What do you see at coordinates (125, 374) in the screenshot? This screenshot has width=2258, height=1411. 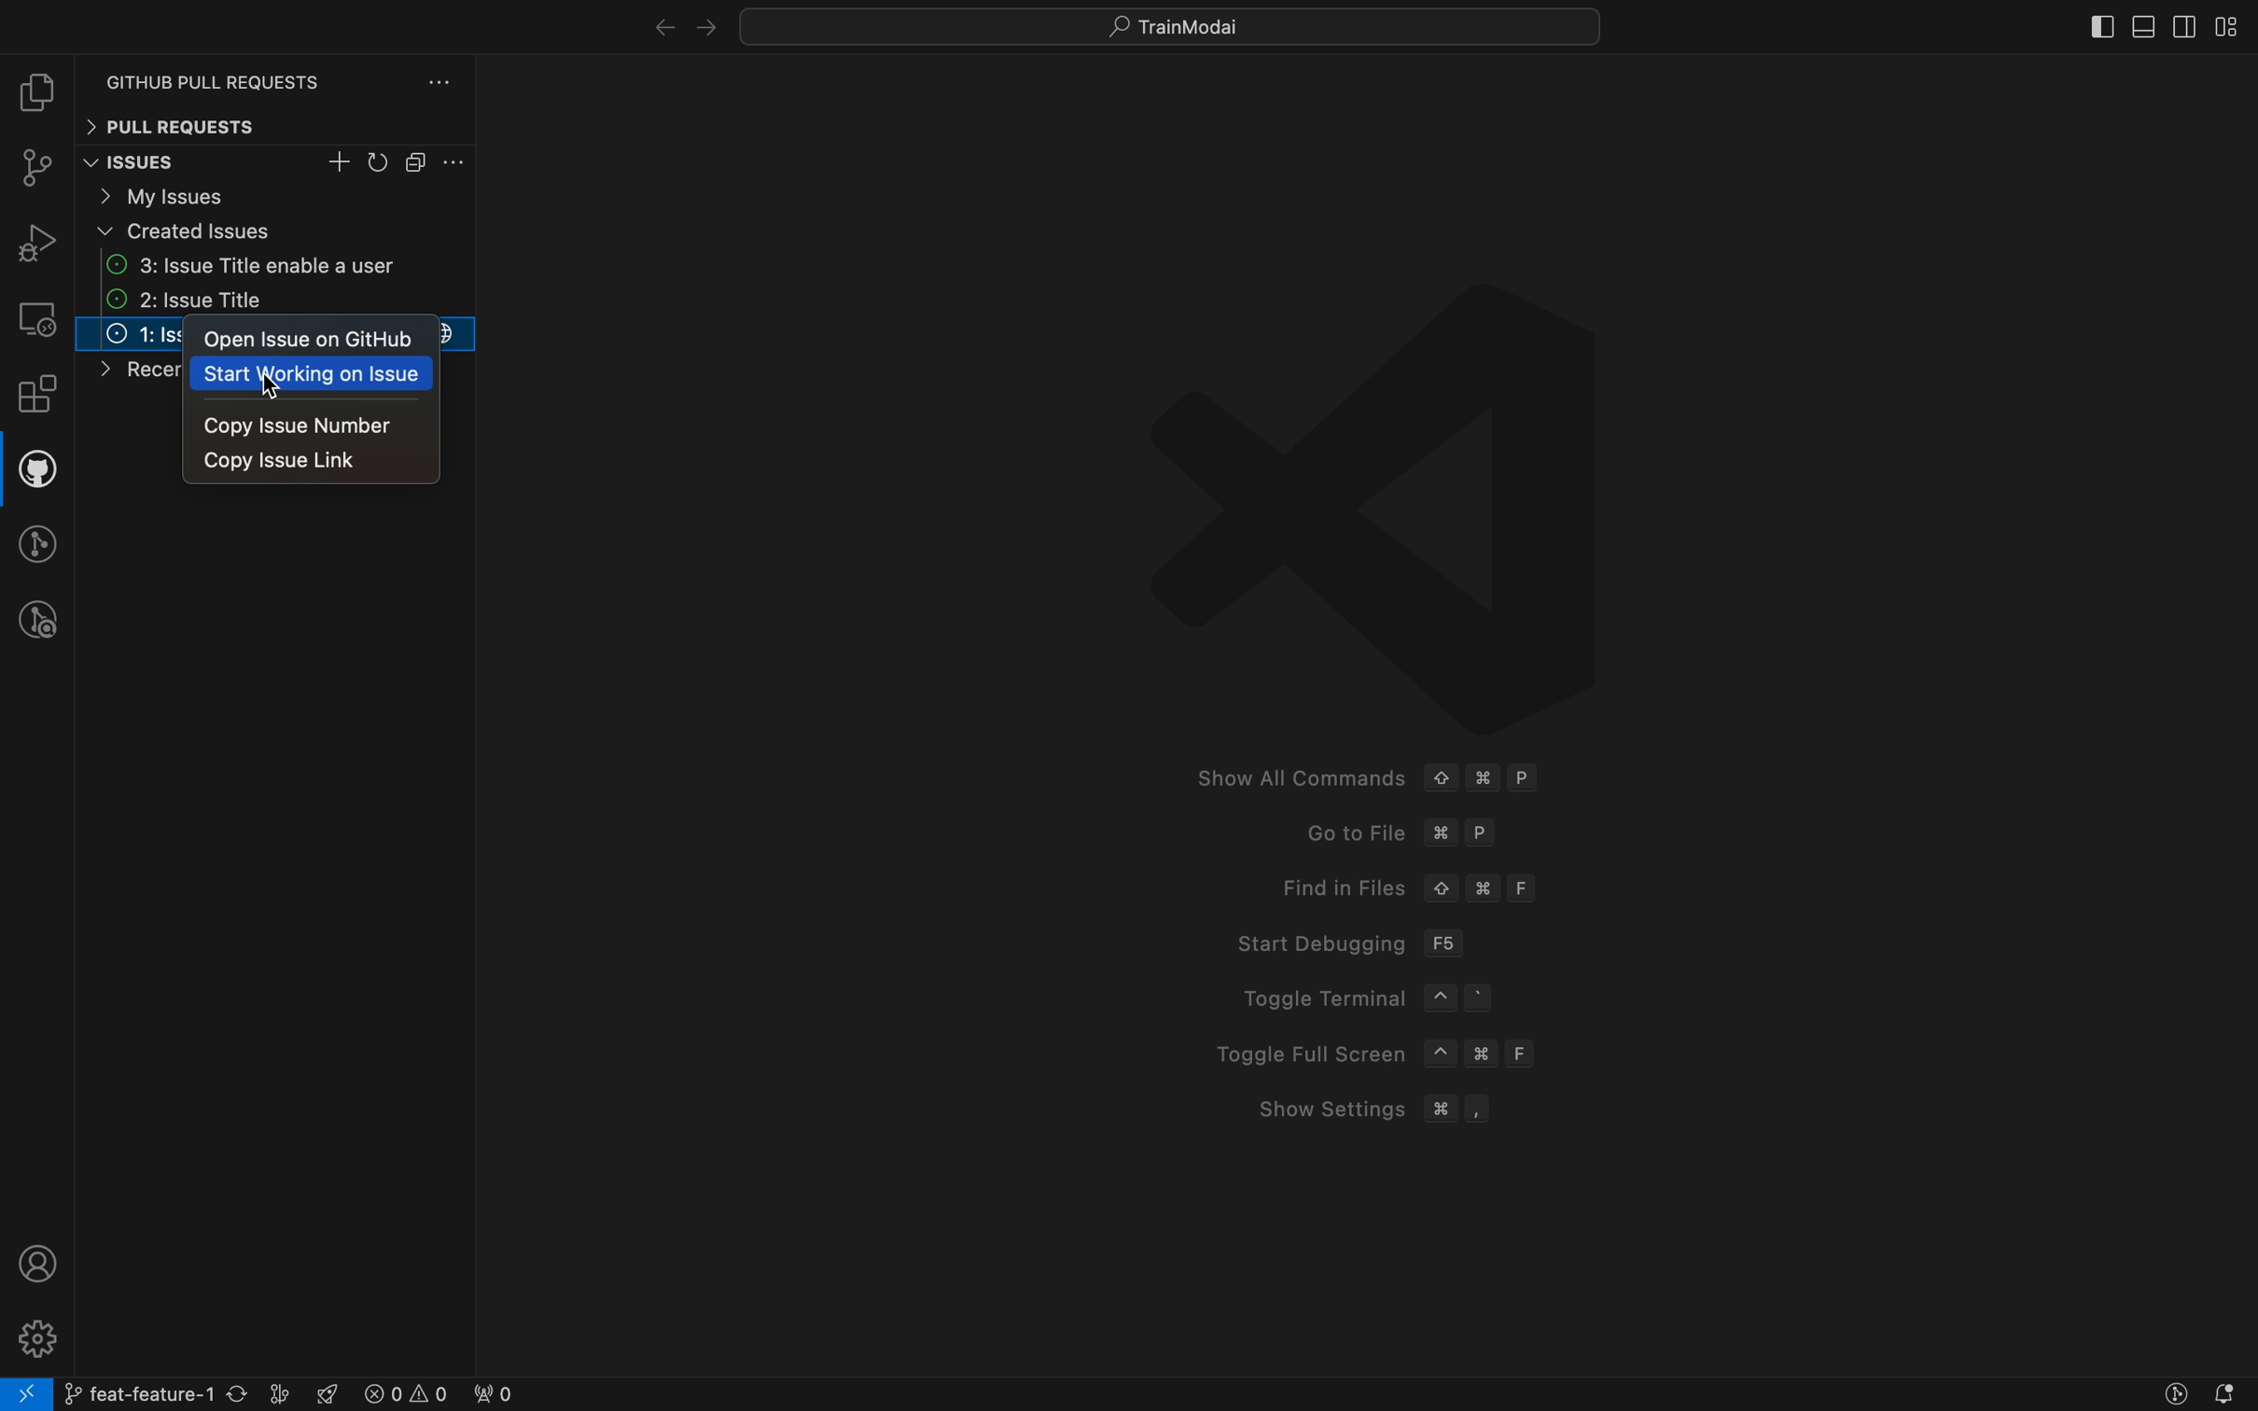 I see `recent issues` at bounding box center [125, 374].